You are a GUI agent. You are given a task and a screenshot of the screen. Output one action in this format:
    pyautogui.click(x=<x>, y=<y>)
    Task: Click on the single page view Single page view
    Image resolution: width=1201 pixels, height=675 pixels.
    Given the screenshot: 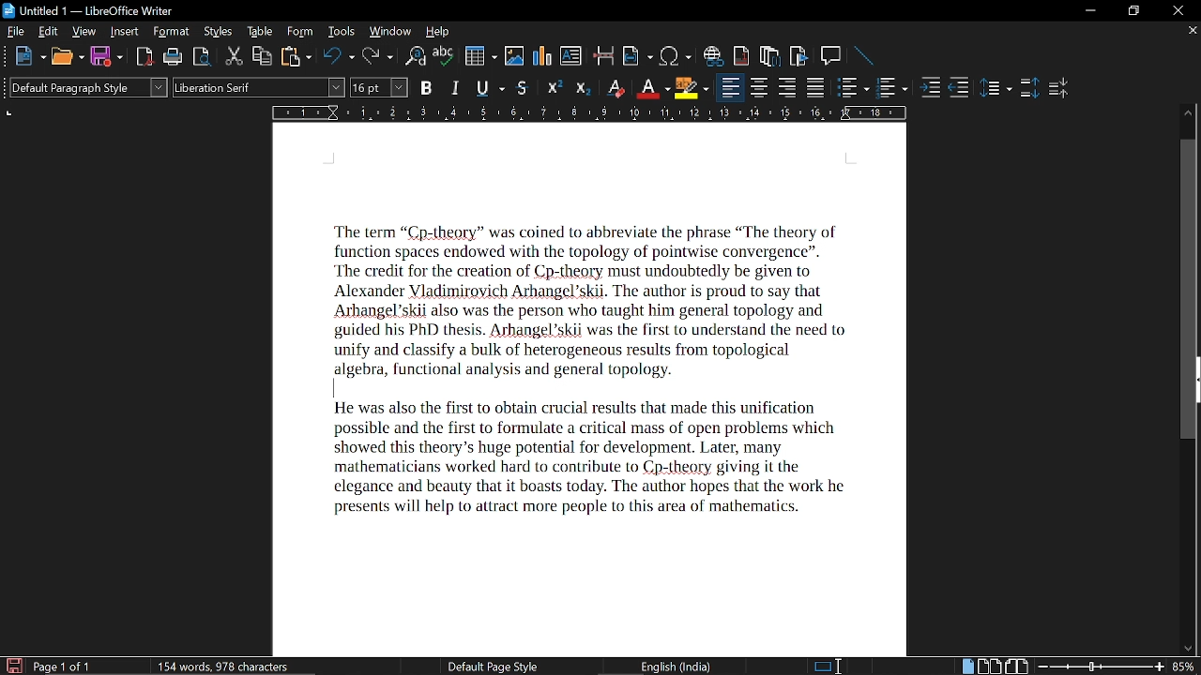 What is the action you would take?
    pyautogui.click(x=969, y=666)
    